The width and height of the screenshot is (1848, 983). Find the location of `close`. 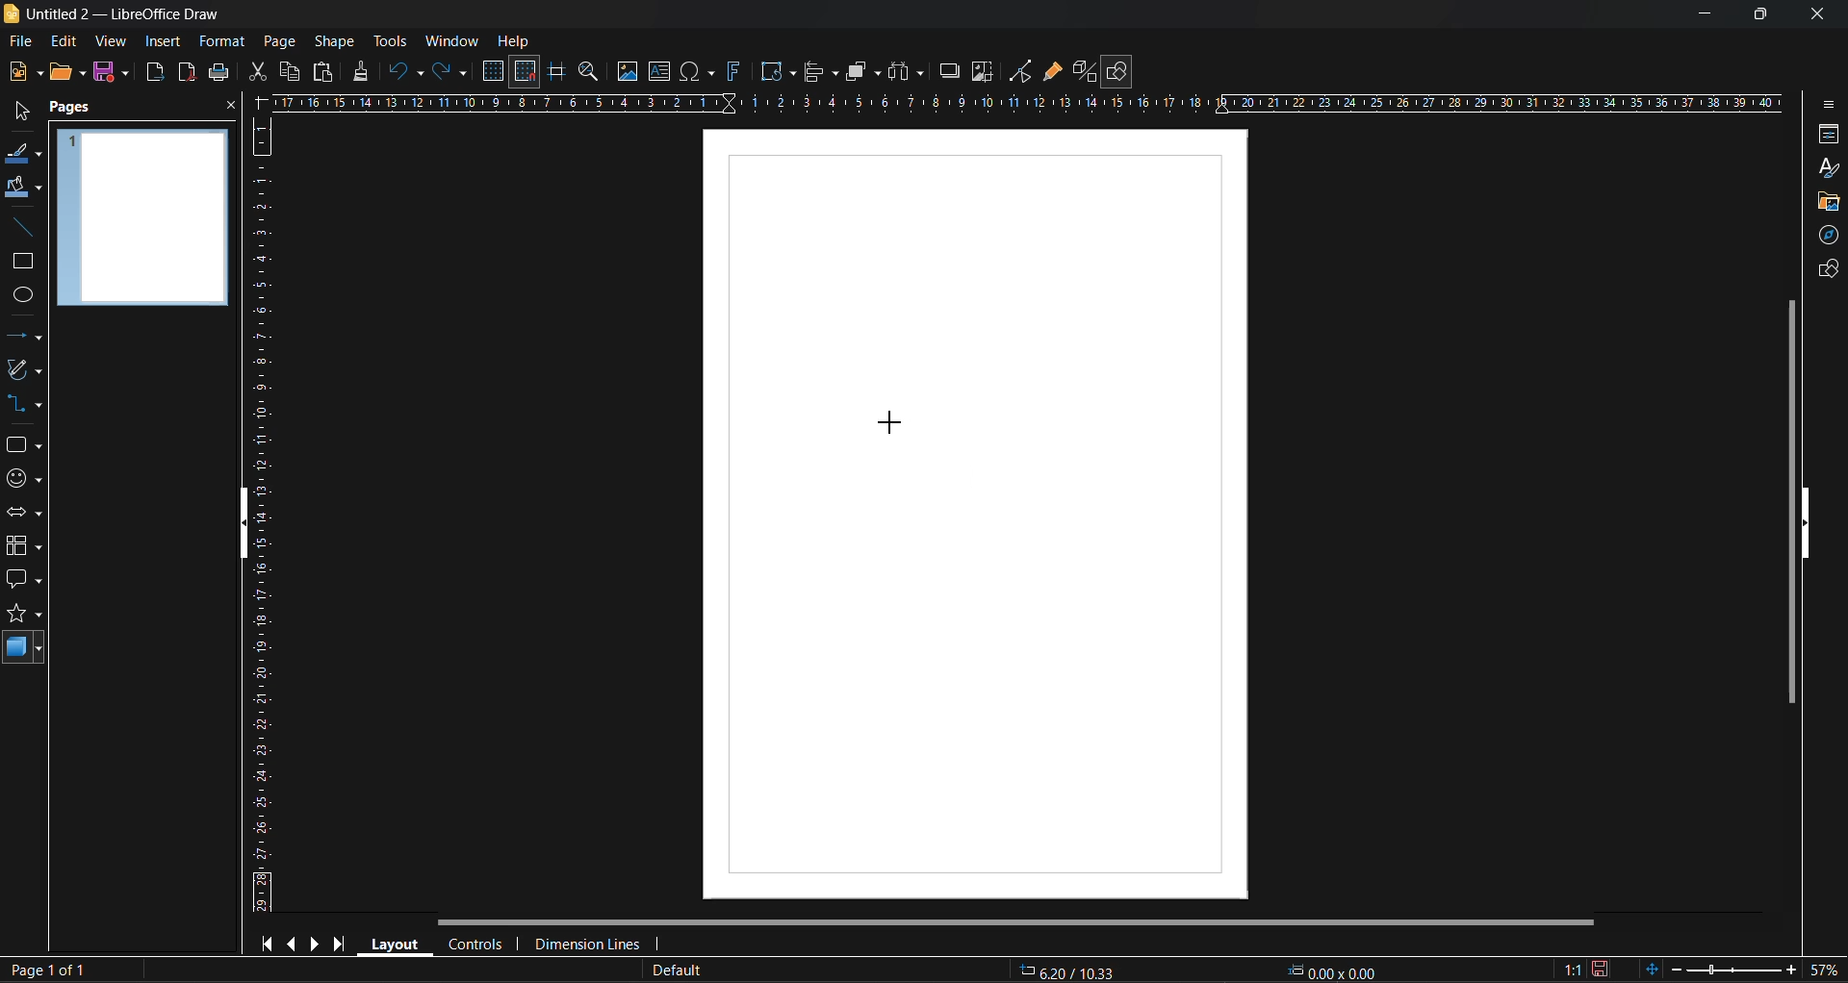

close is located at coordinates (1813, 12).